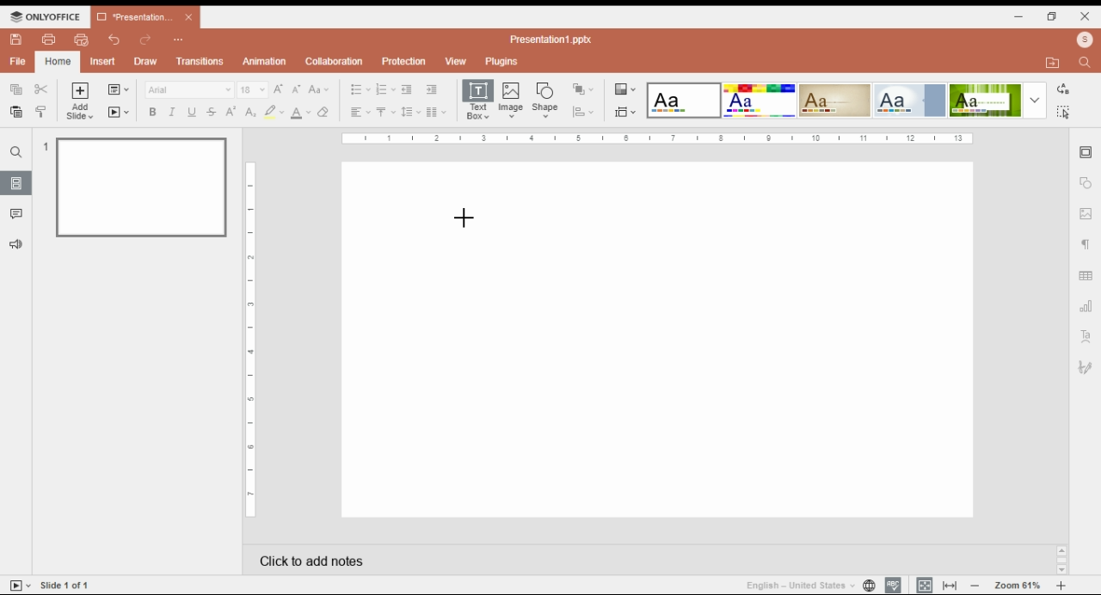  Describe the element at coordinates (189, 89) in the screenshot. I see `font` at that location.